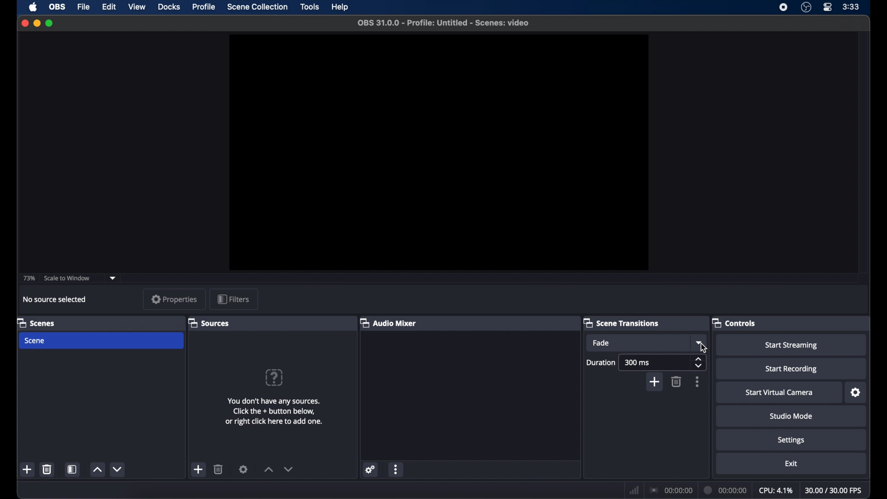 The width and height of the screenshot is (887, 499). What do you see at coordinates (700, 343) in the screenshot?
I see `dropdown` at bounding box center [700, 343].